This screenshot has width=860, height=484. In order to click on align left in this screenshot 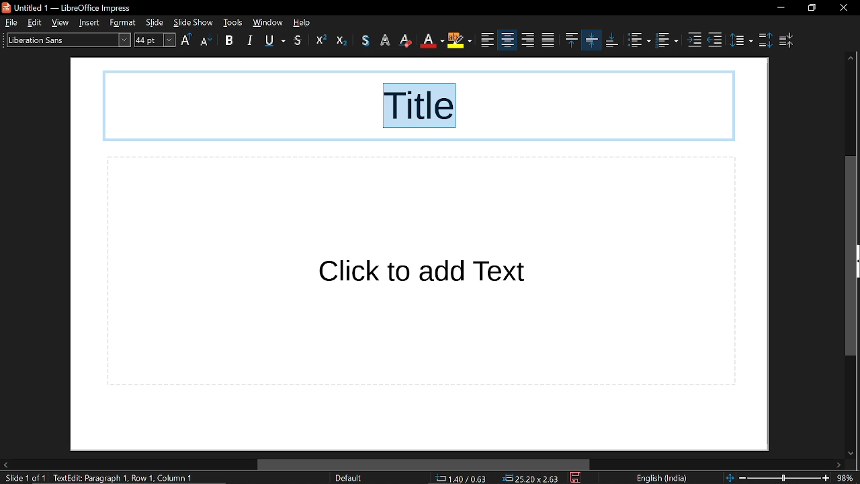, I will do `click(461, 41)`.